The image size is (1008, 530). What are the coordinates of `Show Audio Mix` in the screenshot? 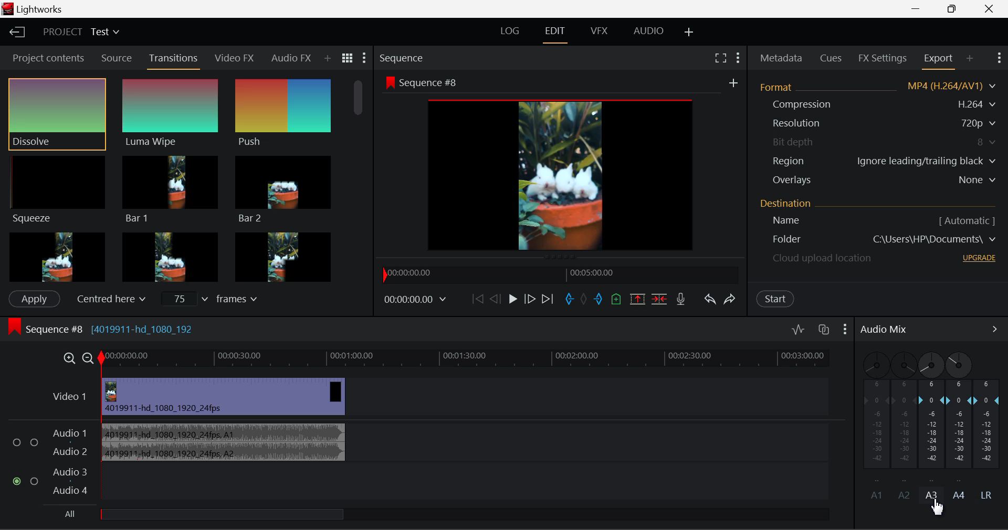 It's located at (995, 331).